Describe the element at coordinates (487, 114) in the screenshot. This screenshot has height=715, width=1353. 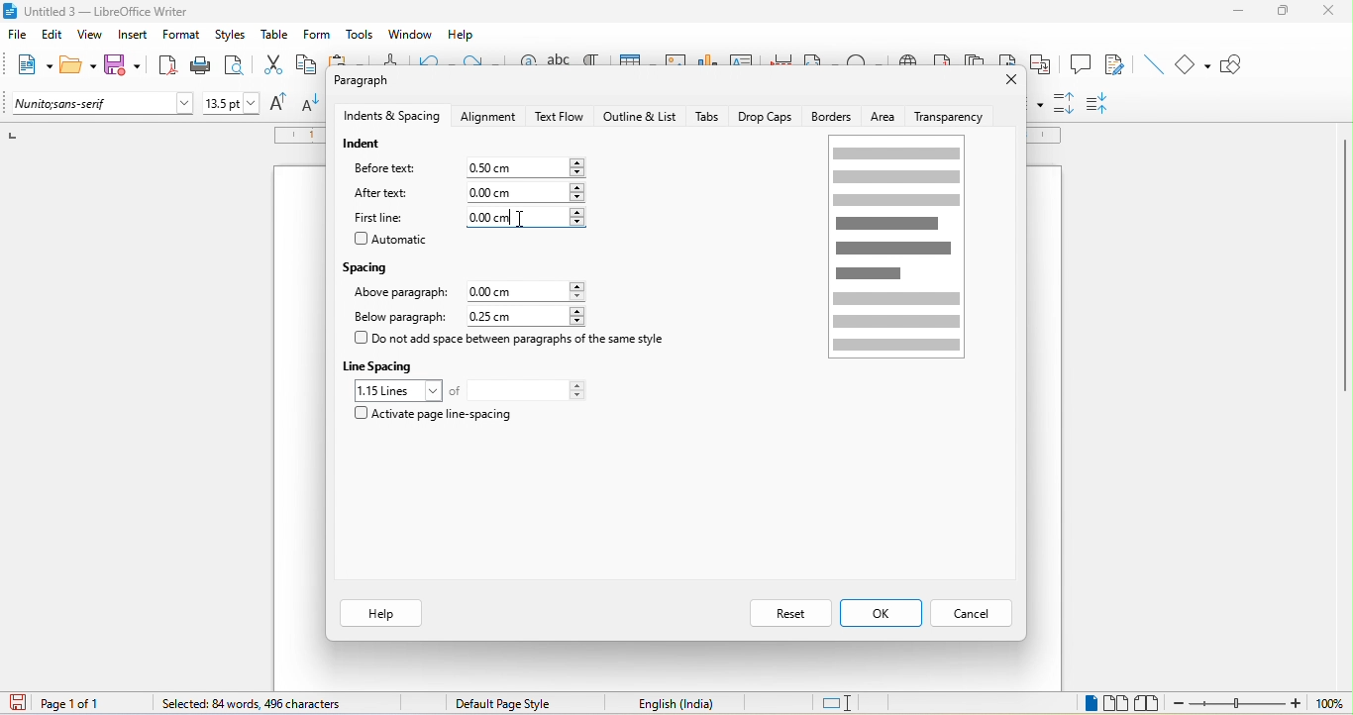
I see `alignment` at that location.